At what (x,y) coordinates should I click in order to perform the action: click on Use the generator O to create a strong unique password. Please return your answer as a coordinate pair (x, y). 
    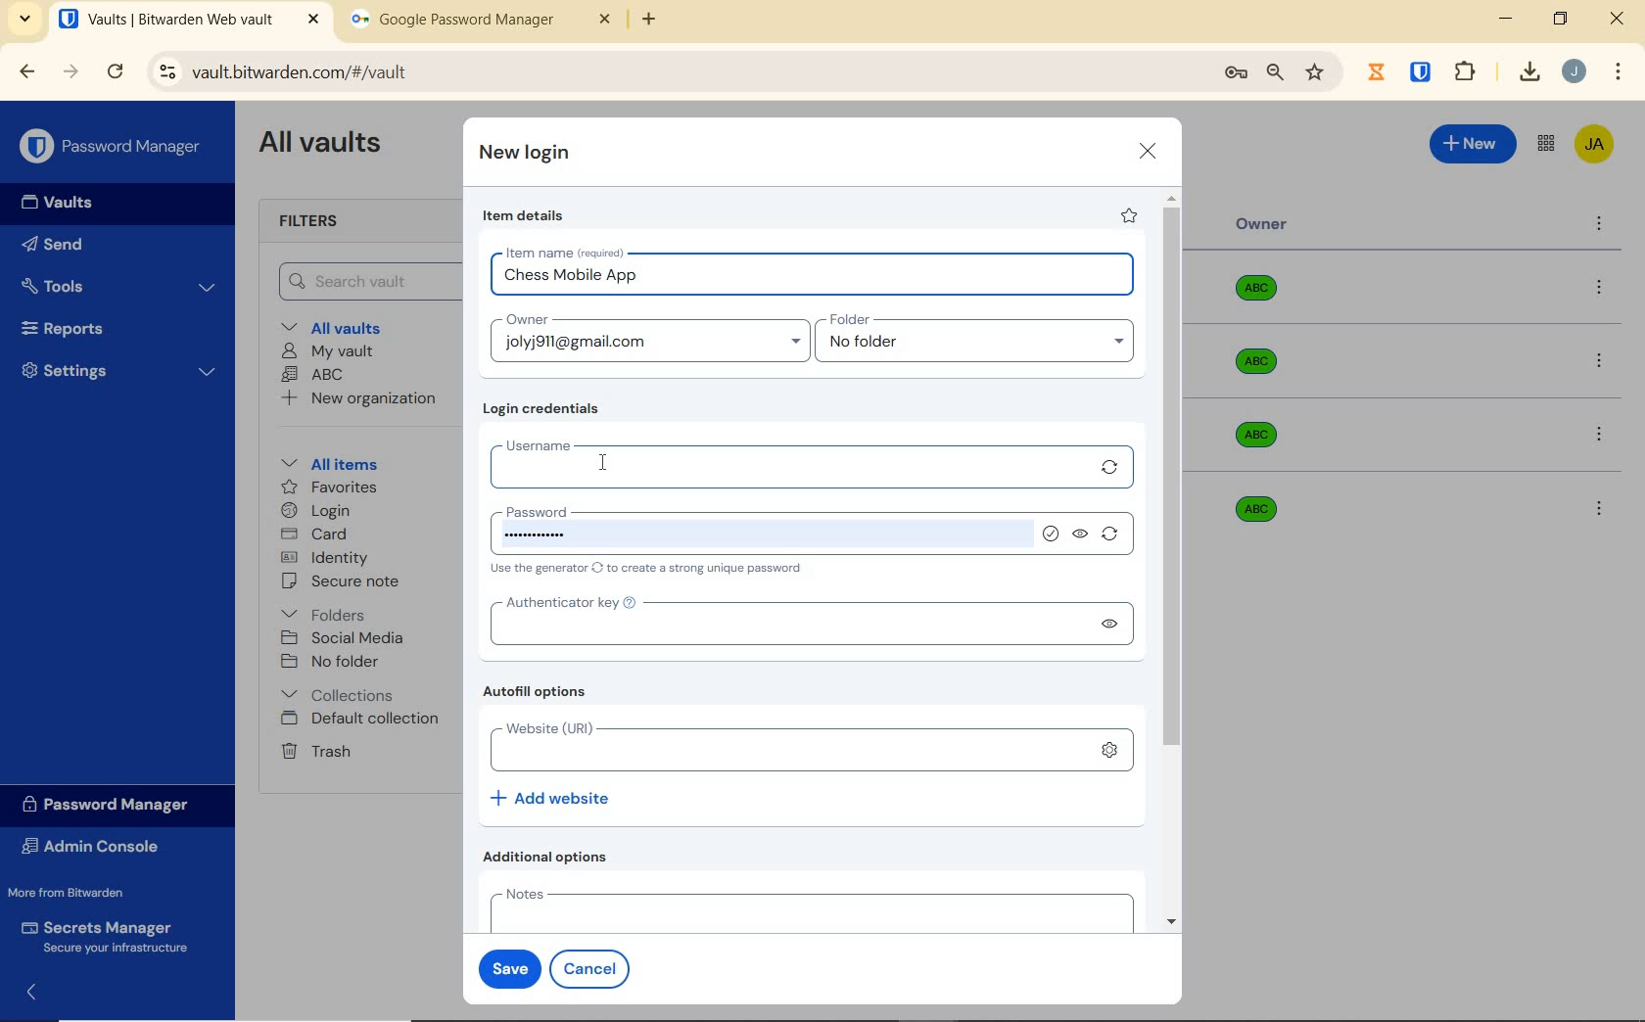
    Looking at the image, I should click on (650, 570).